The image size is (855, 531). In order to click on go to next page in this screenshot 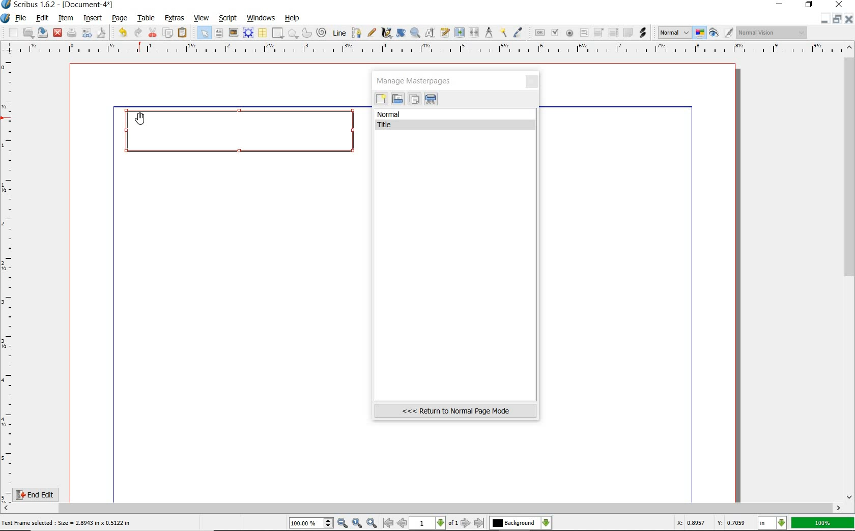, I will do `click(467, 523)`.